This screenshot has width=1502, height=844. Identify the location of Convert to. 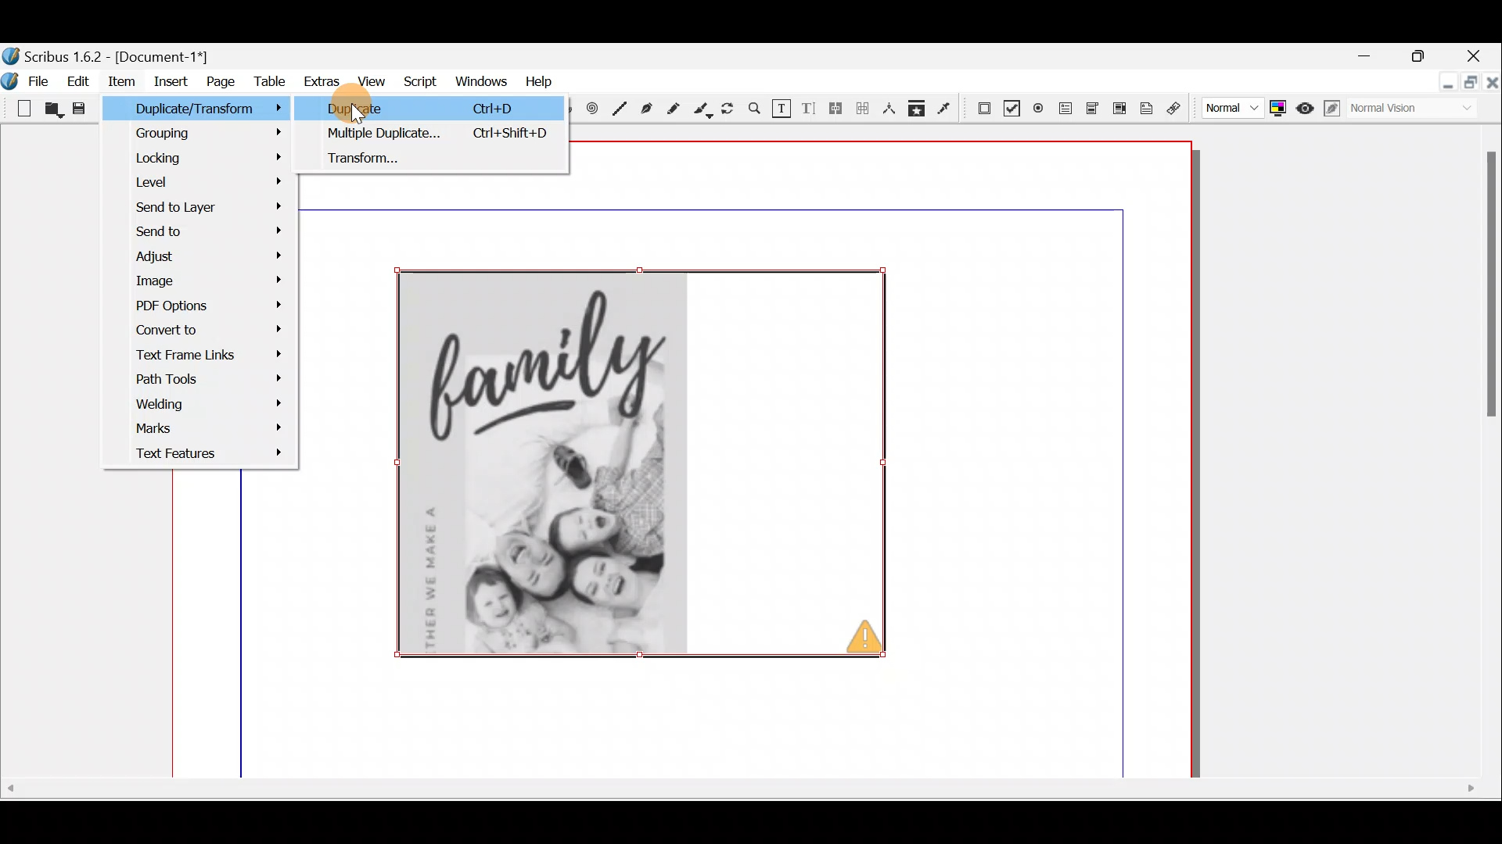
(209, 328).